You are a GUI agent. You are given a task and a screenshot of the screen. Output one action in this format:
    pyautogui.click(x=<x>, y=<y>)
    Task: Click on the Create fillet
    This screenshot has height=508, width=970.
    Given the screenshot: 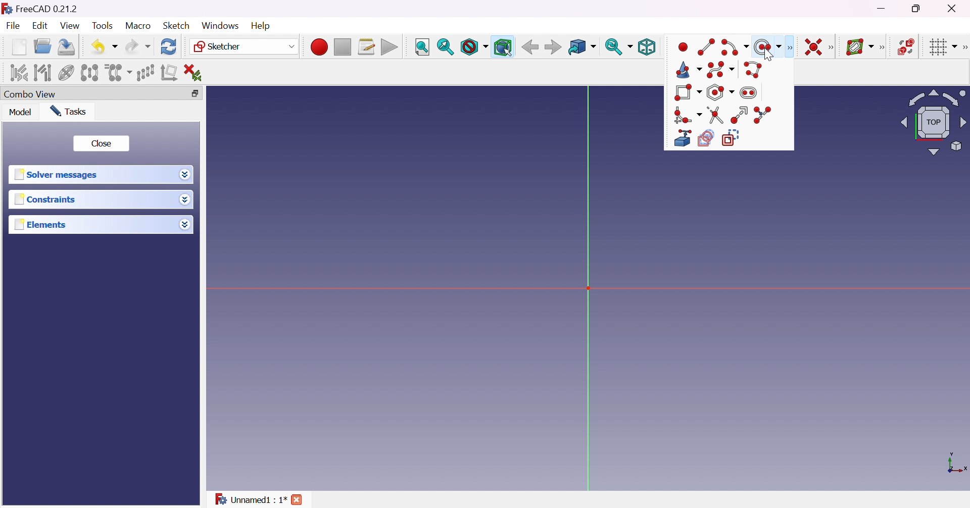 What is the action you would take?
    pyautogui.click(x=688, y=116)
    